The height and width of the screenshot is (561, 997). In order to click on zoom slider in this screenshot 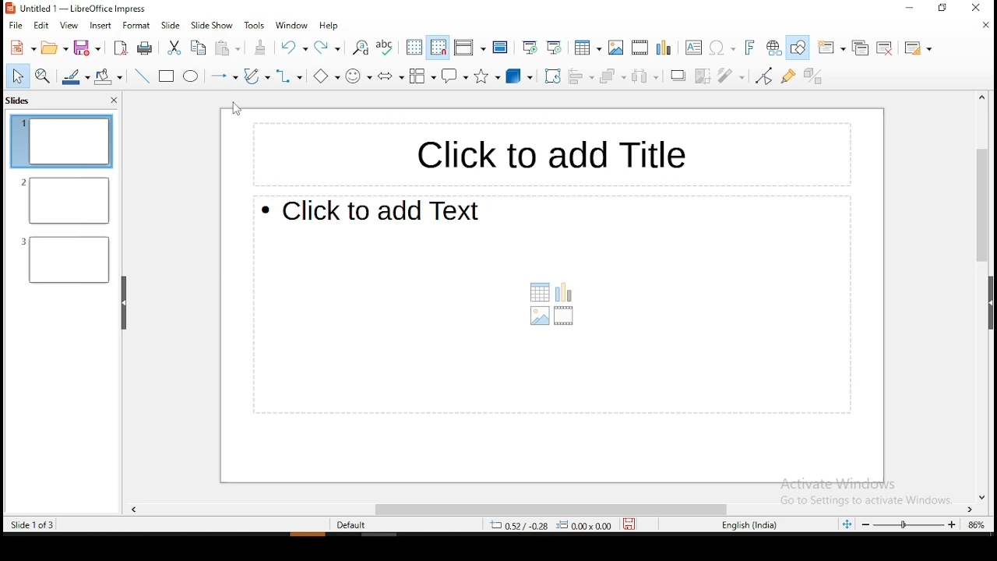, I will do `click(911, 527)`.